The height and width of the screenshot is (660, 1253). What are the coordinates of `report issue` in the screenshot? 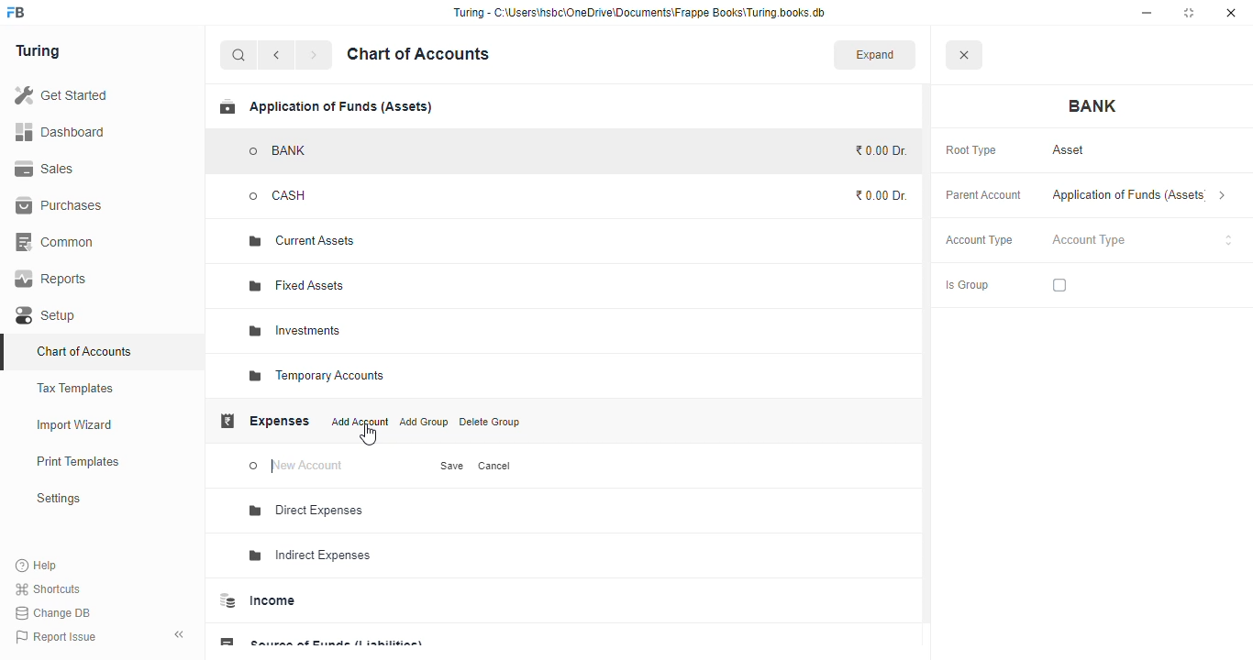 It's located at (55, 636).